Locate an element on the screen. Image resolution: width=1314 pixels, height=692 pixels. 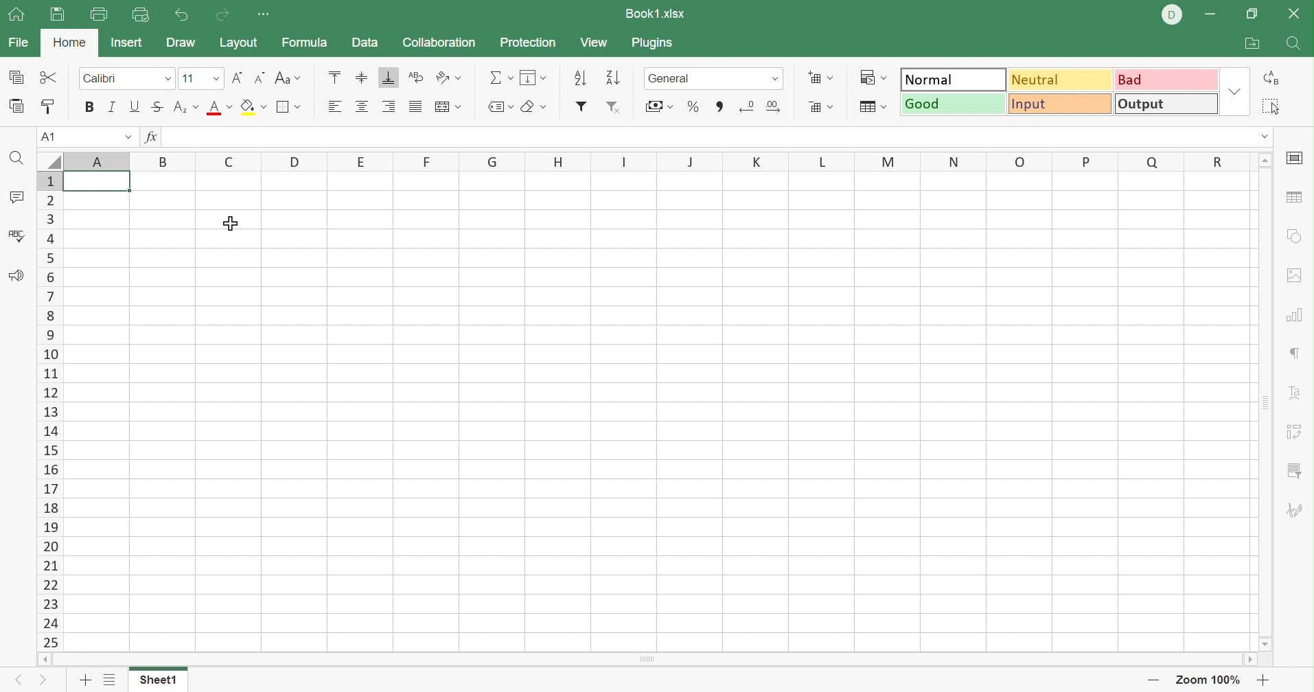
Font is located at coordinates (128, 79).